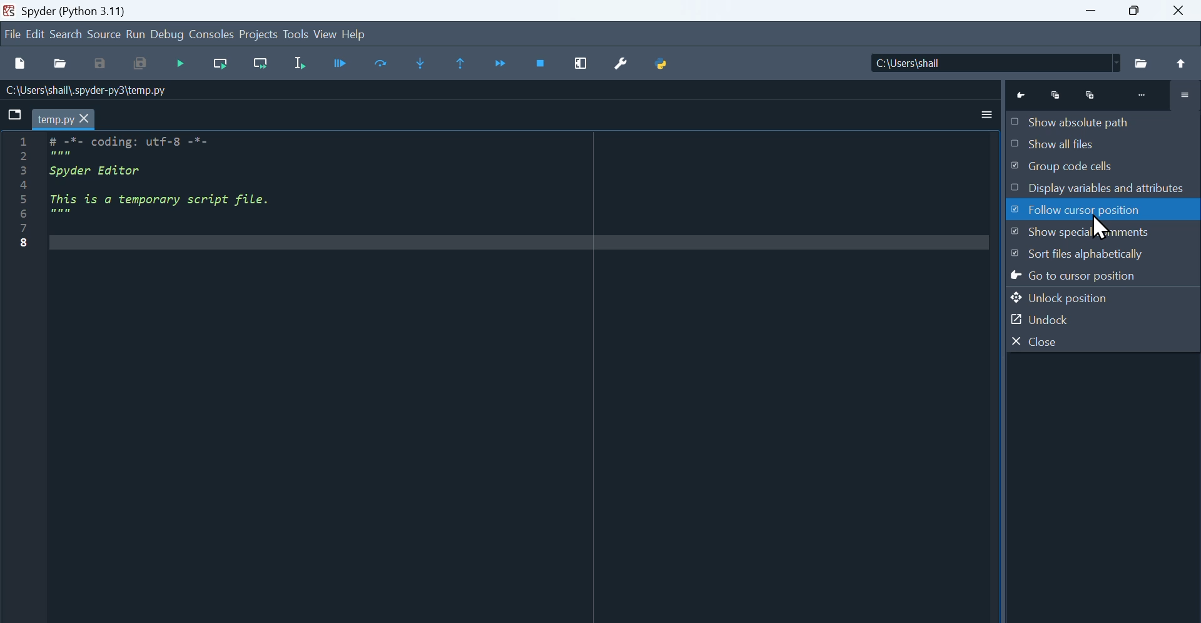 This screenshot has height=623, width=1201. Describe the element at coordinates (1102, 256) in the screenshot. I see `Sort file alphabetically` at that location.